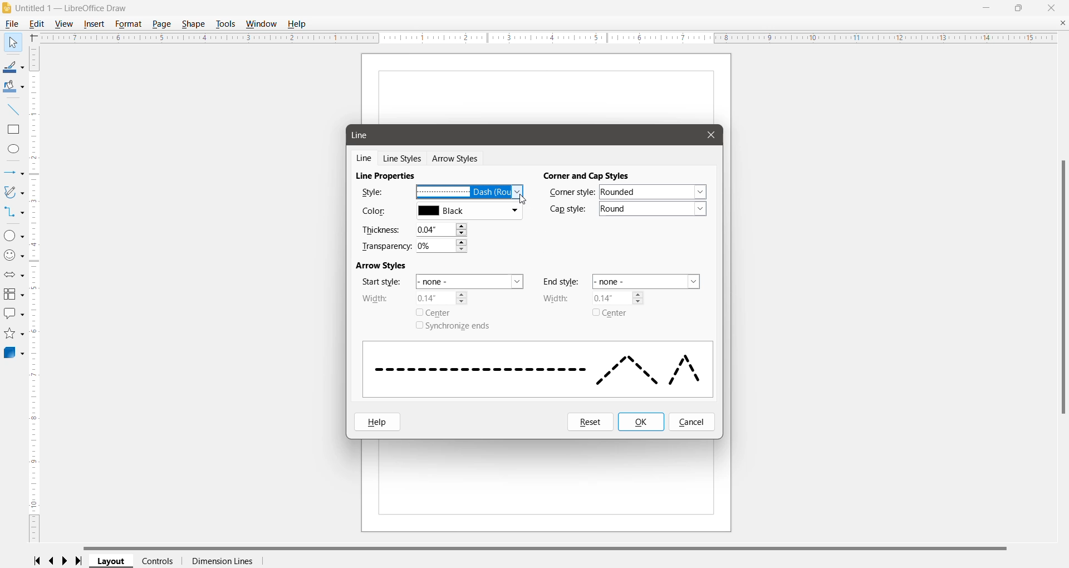  Describe the element at coordinates (14, 352) in the screenshot. I see `3D Objects` at that location.